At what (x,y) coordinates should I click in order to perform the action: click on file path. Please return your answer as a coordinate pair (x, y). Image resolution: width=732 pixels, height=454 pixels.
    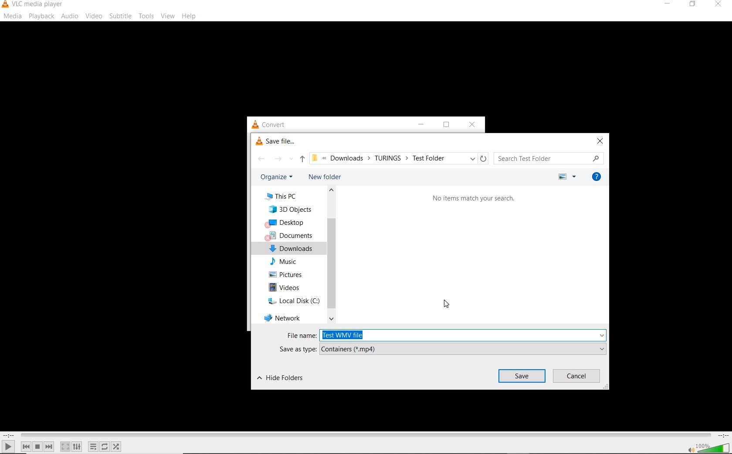
    Looking at the image, I should click on (386, 158).